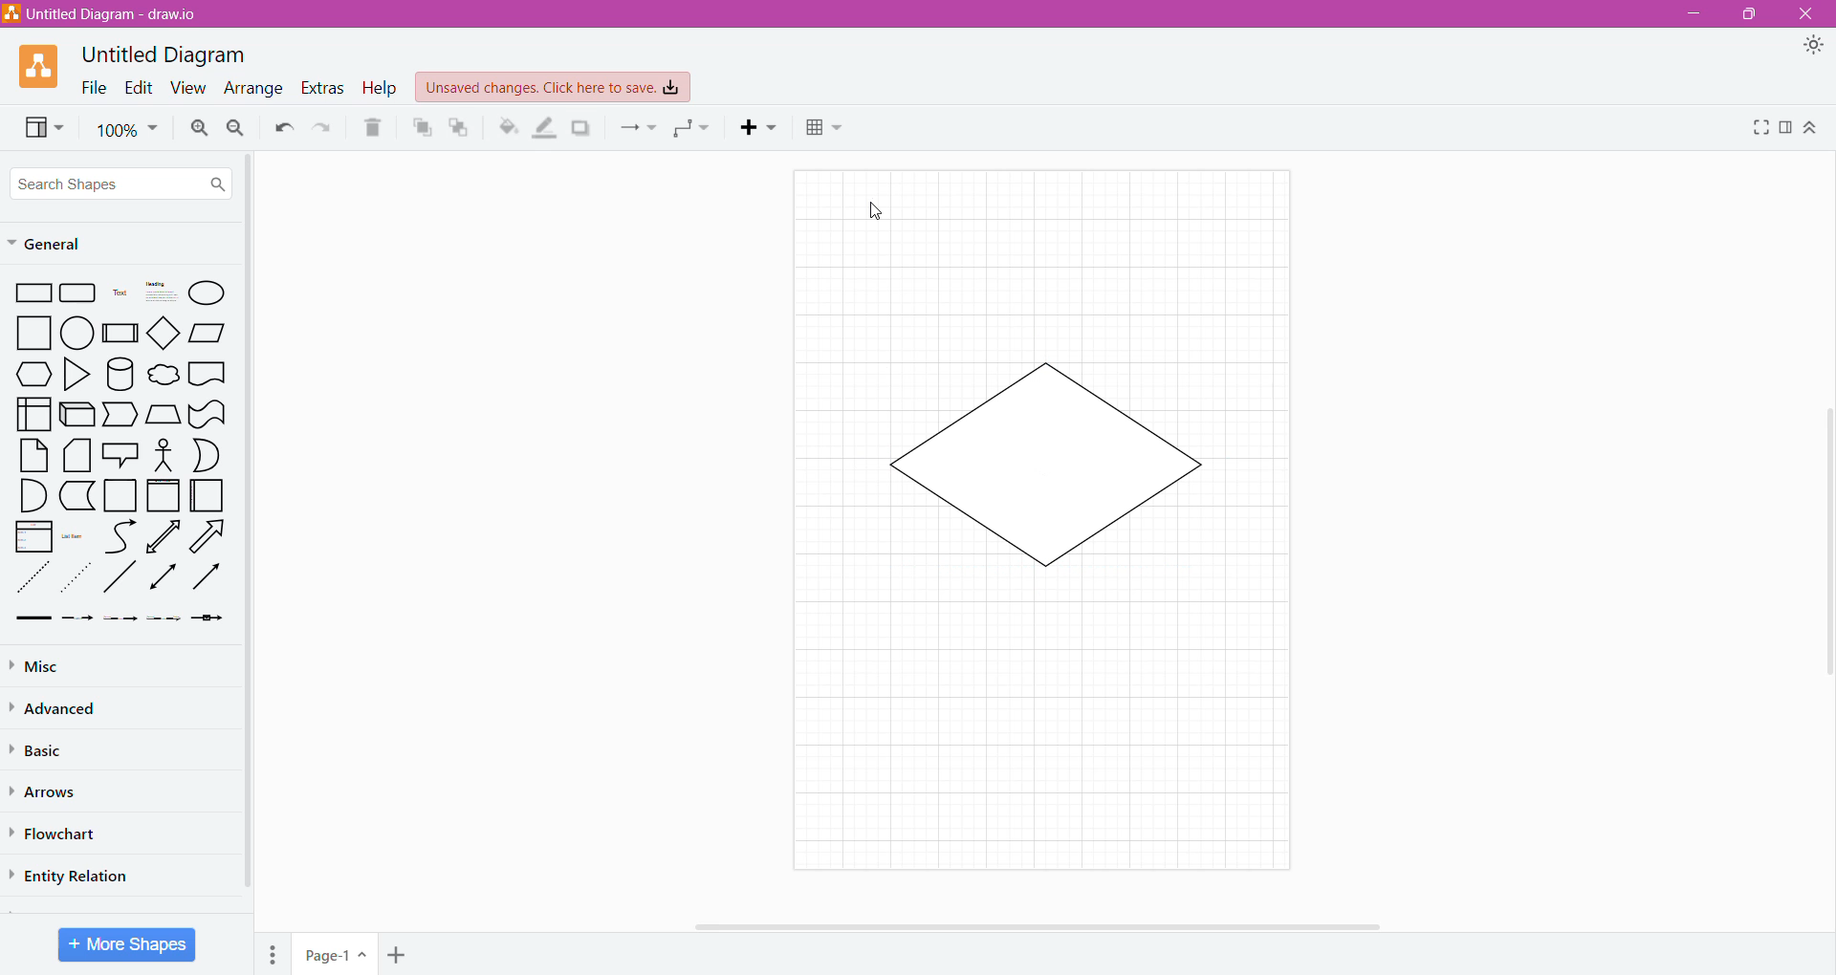 This screenshot has height=975, width=1836. I want to click on Circle, so click(79, 334).